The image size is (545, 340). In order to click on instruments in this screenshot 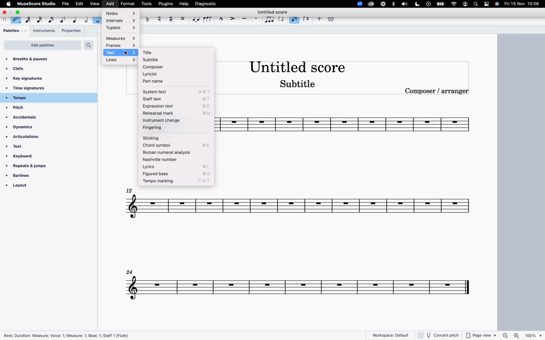, I will do `click(44, 31)`.